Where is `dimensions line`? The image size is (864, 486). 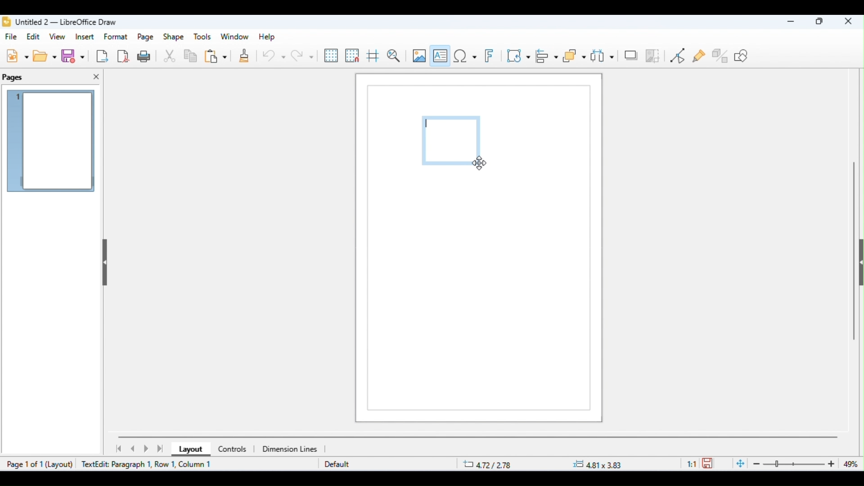 dimensions line is located at coordinates (291, 449).